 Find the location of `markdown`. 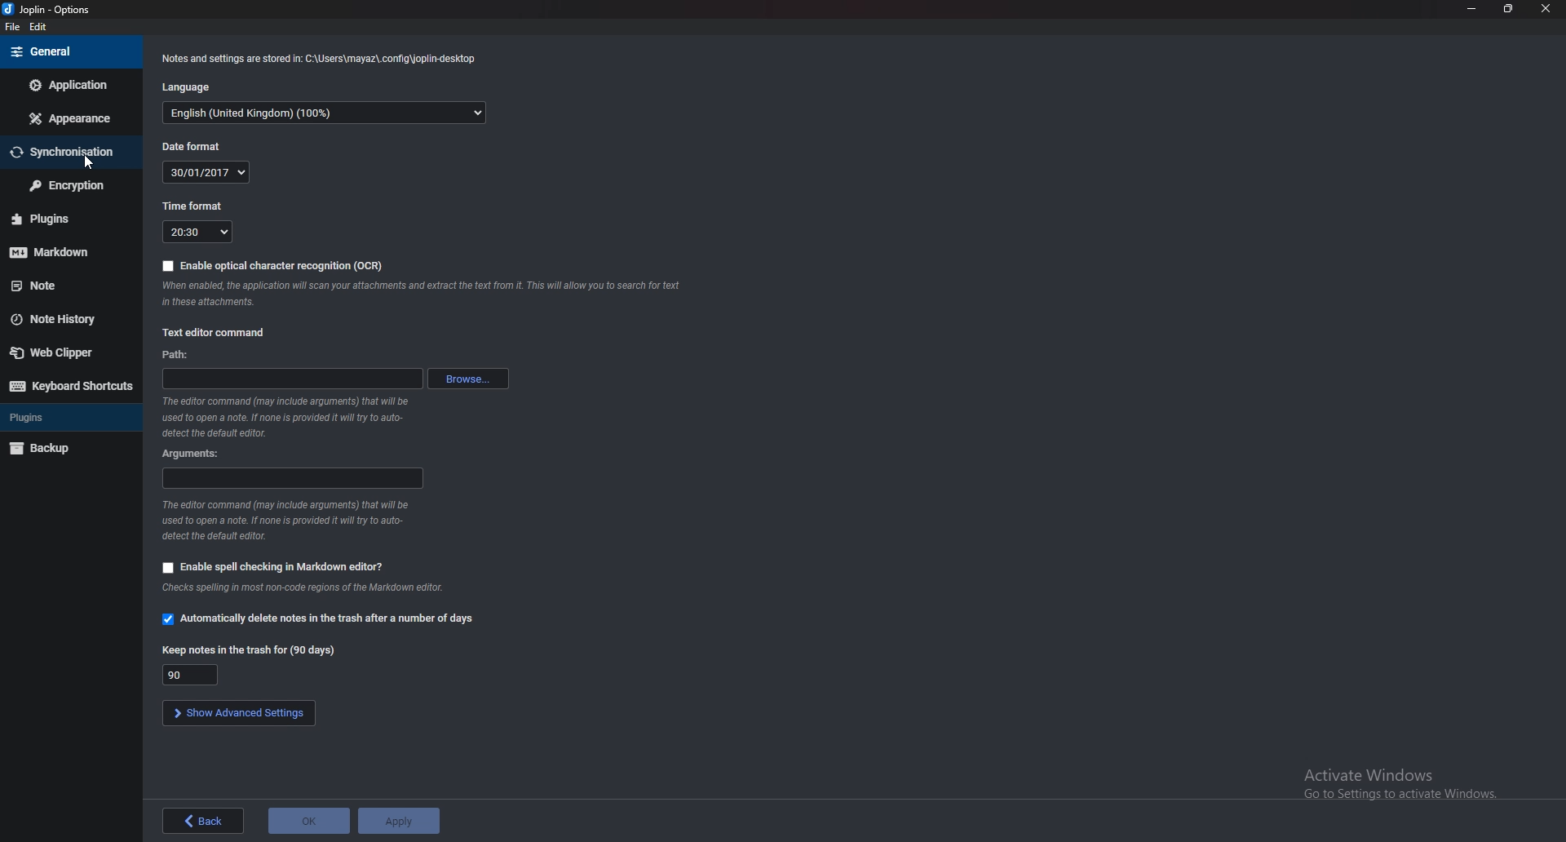

markdown is located at coordinates (63, 253).